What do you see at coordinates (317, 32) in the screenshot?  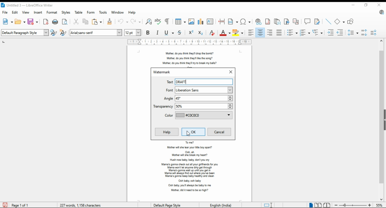 I see `select outline format` at bounding box center [317, 32].